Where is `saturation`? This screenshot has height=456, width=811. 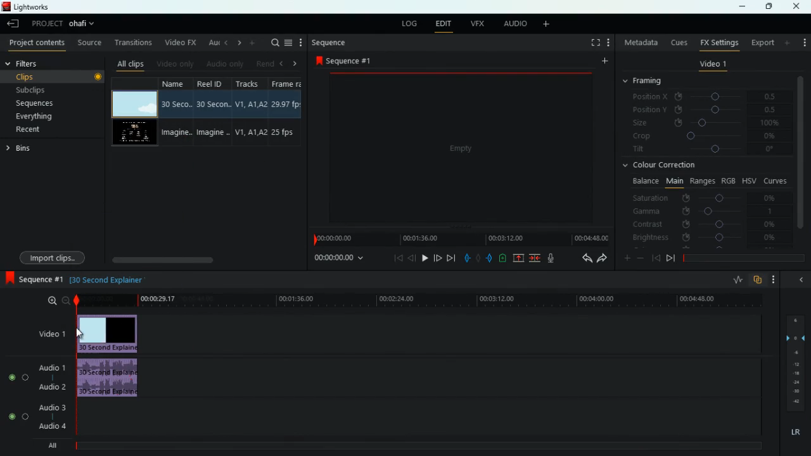 saturation is located at coordinates (705, 199).